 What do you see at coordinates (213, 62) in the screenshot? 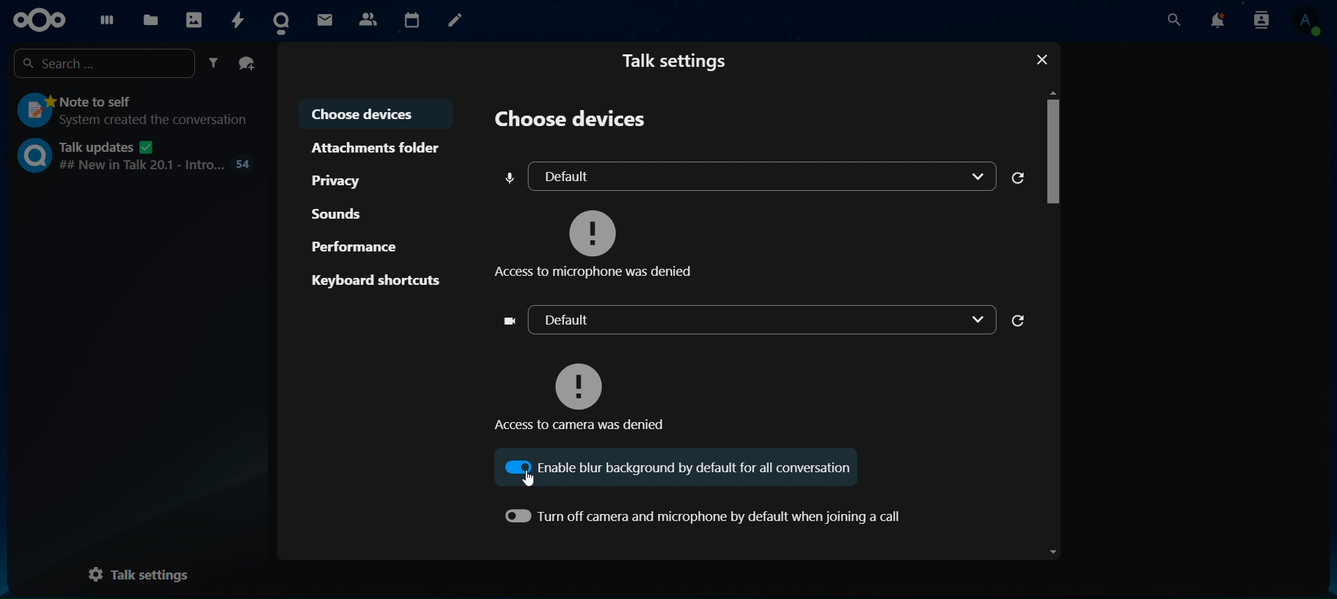
I see `filter` at bounding box center [213, 62].